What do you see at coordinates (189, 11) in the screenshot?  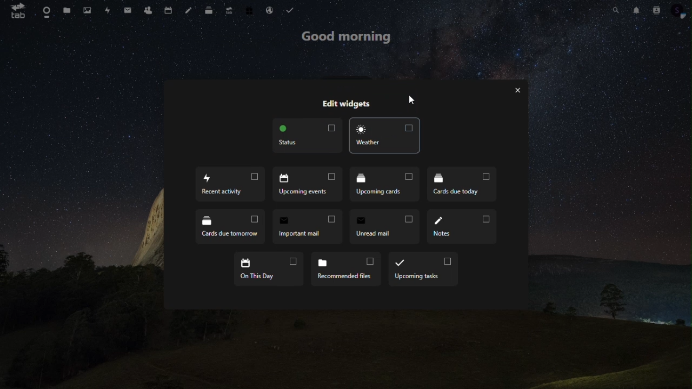 I see `note` at bounding box center [189, 11].